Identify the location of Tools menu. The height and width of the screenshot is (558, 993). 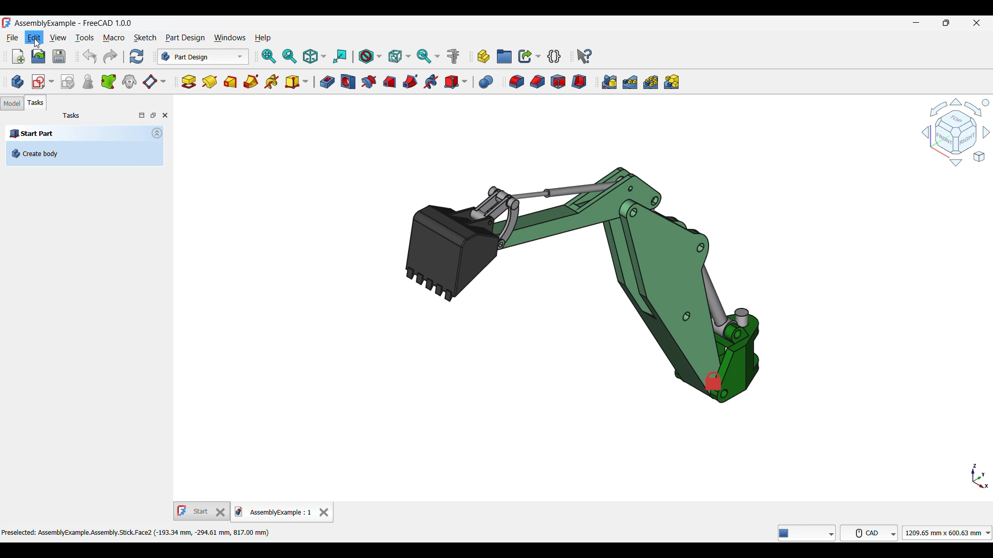
(85, 38).